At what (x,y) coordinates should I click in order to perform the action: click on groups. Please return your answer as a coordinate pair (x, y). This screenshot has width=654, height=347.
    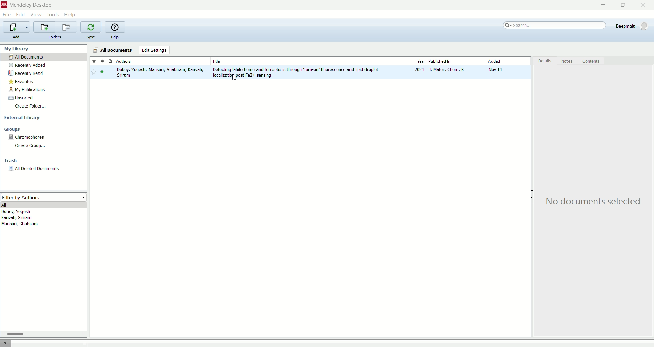
    Looking at the image, I should click on (13, 129).